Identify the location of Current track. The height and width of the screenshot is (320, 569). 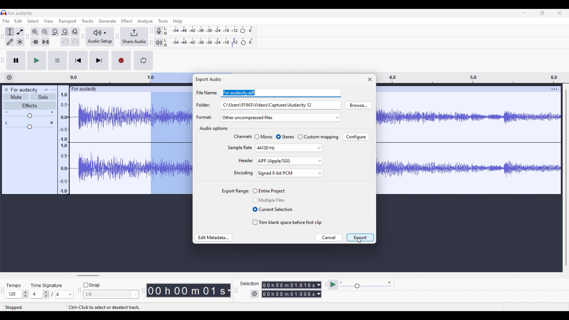
(109, 140).